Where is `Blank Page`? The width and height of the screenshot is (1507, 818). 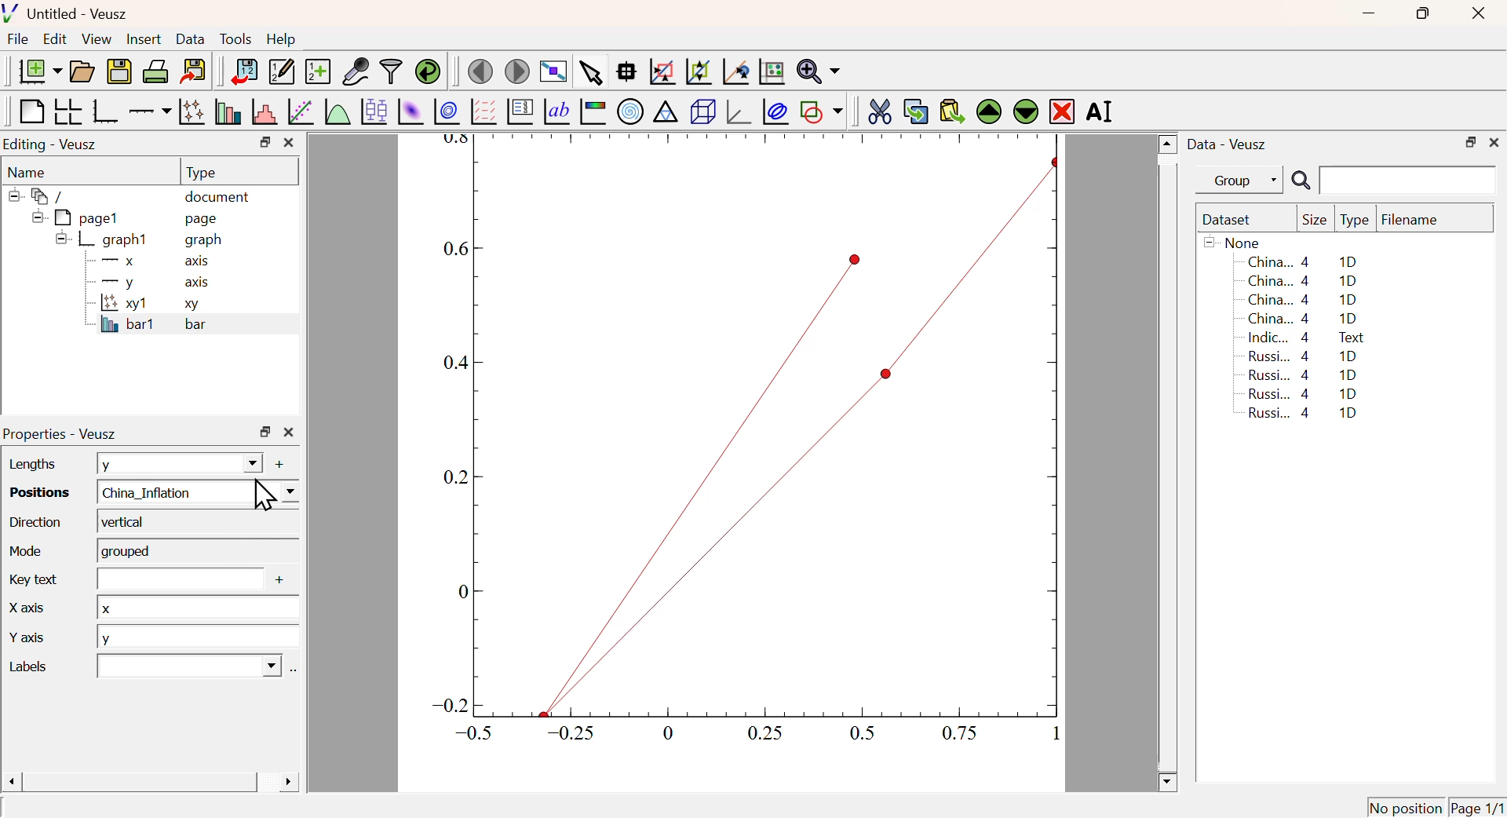 Blank Page is located at coordinates (30, 112).